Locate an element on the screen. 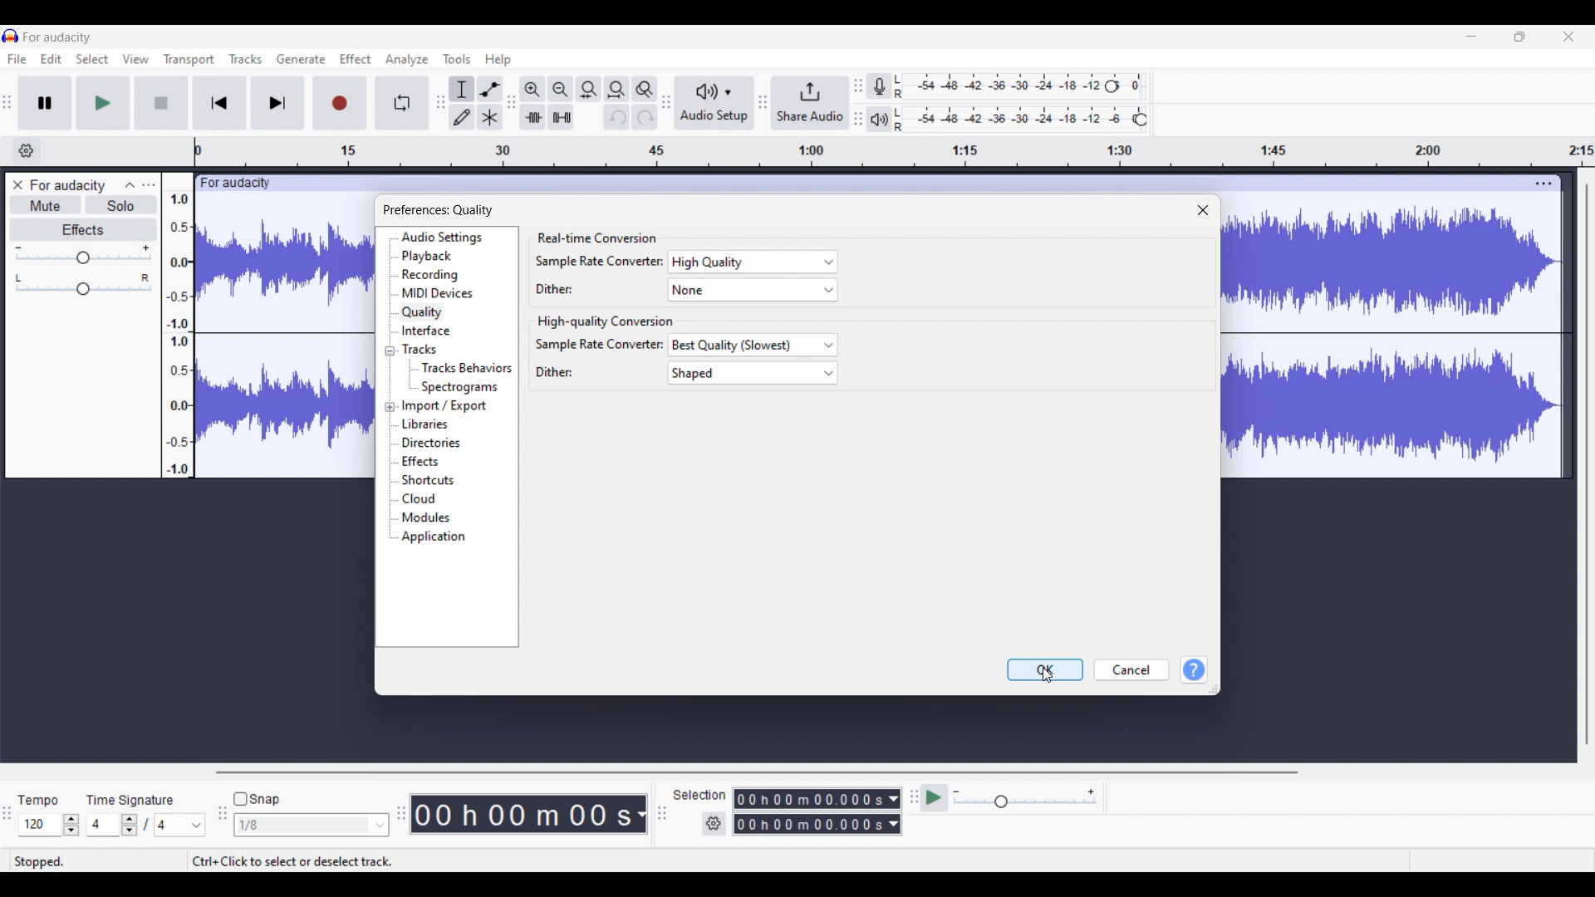 The height and width of the screenshot is (897, 1595). Effects is located at coordinates (420, 461).